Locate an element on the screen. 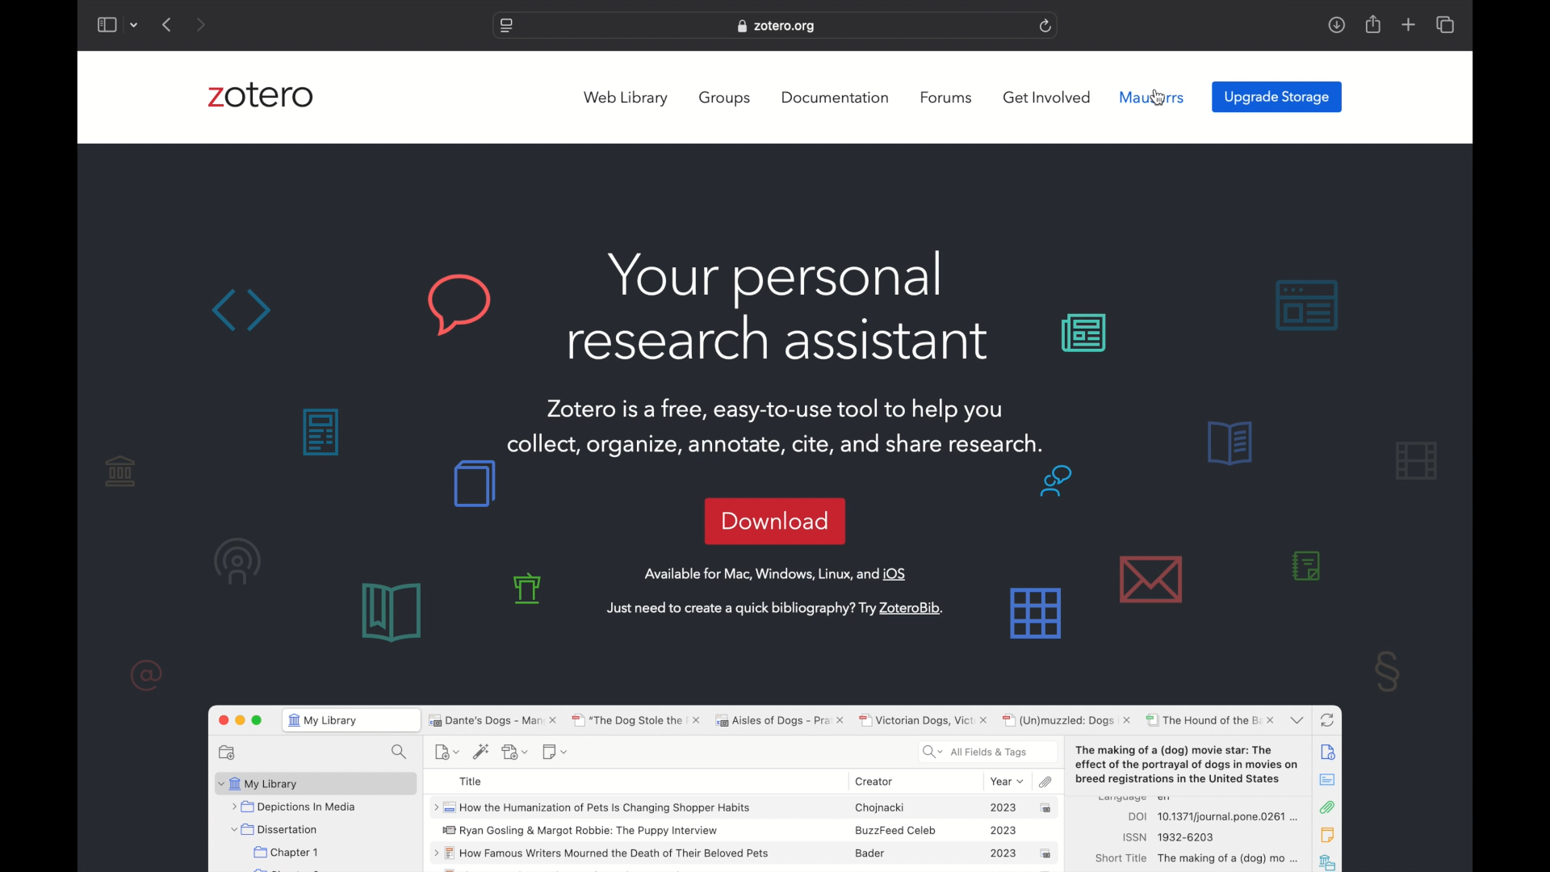 The height and width of the screenshot is (872, 1550). your personal research assistant is located at coordinates (779, 307).